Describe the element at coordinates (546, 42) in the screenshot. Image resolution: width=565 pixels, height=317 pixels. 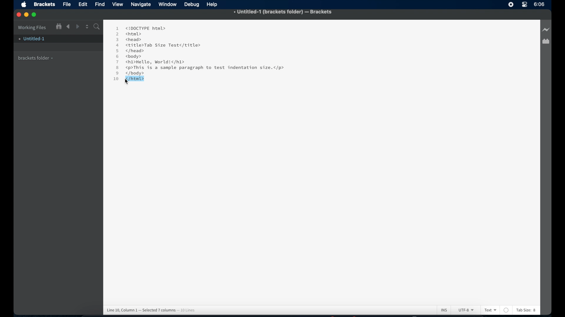
I see `Calendar` at that location.